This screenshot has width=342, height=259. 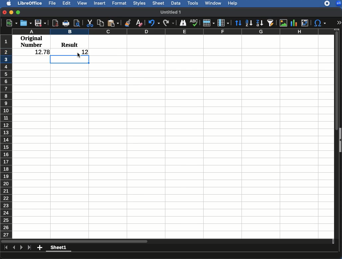 What do you see at coordinates (283, 23) in the screenshot?
I see `Image` at bounding box center [283, 23].